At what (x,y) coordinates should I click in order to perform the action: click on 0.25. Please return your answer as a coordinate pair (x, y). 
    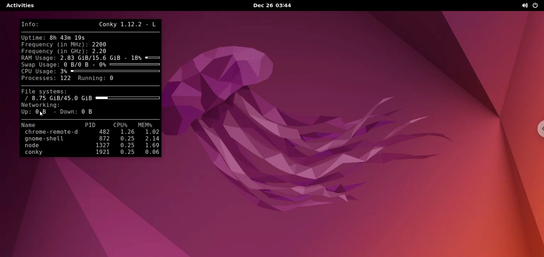
    Looking at the image, I should click on (127, 153).